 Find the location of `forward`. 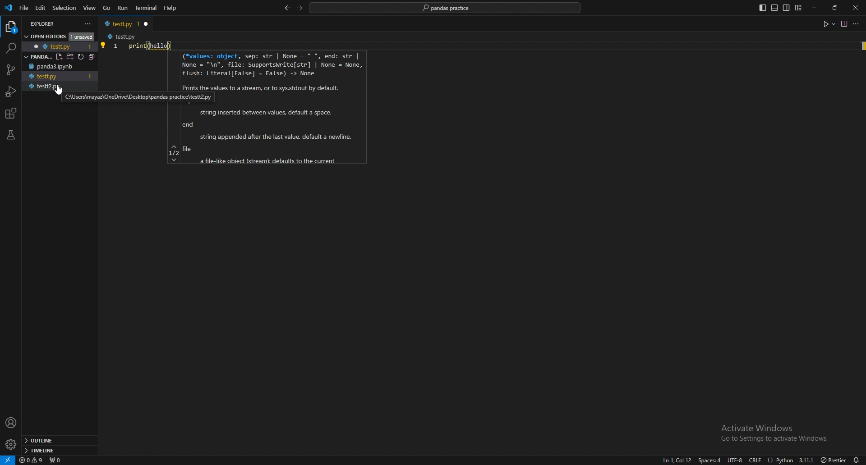

forward is located at coordinates (300, 8).